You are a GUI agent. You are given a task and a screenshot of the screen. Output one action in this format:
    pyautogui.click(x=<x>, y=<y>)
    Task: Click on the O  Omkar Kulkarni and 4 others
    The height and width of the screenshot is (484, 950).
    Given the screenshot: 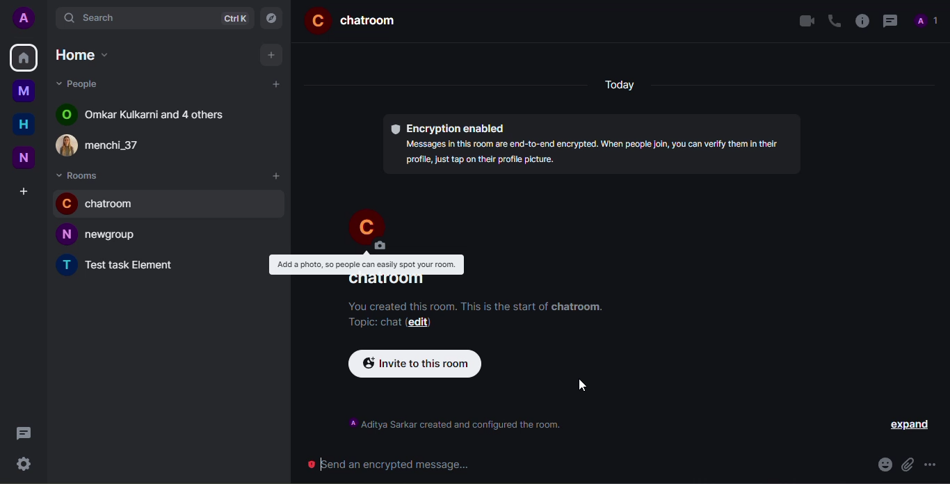 What is the action you would take?
    pyautogui.click(x=150, y=115)
    